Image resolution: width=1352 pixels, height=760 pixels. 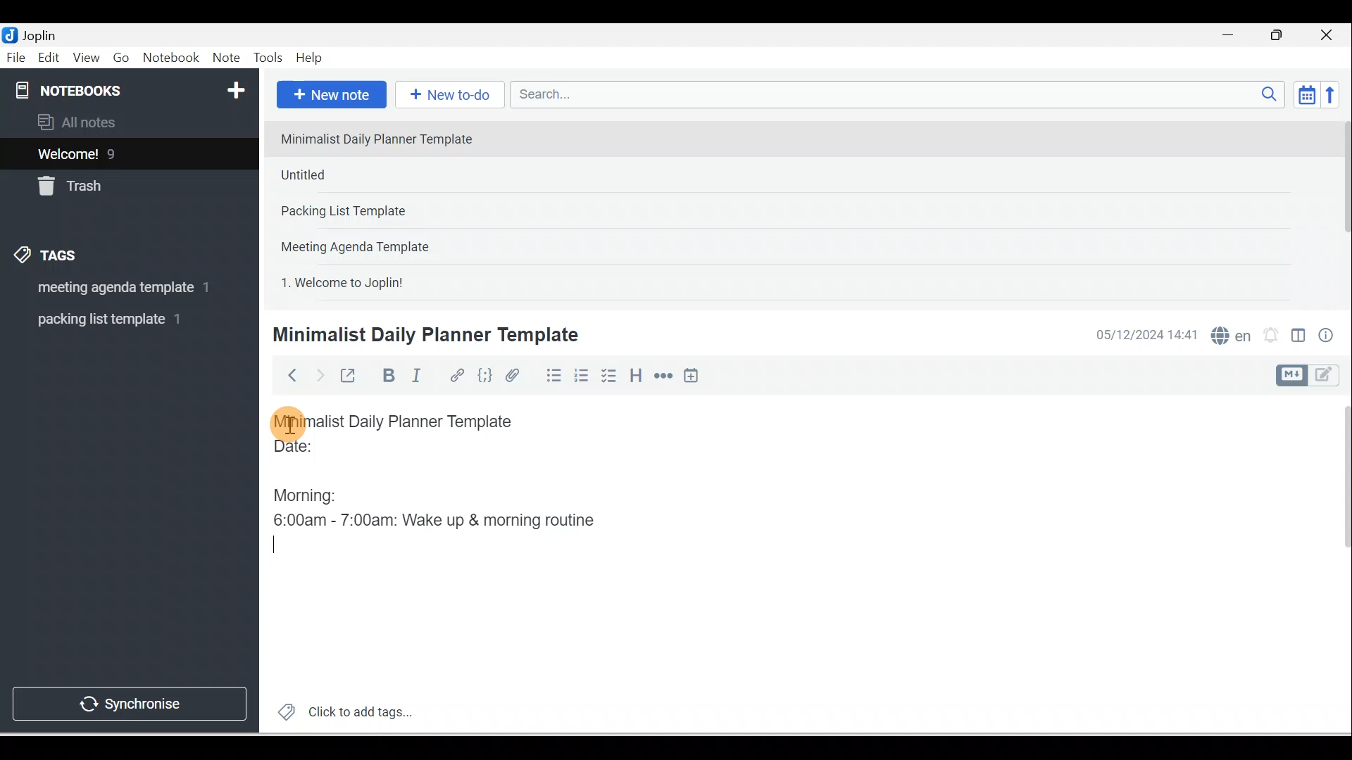 I want to click on Note 5, so click(x=394, y=281).